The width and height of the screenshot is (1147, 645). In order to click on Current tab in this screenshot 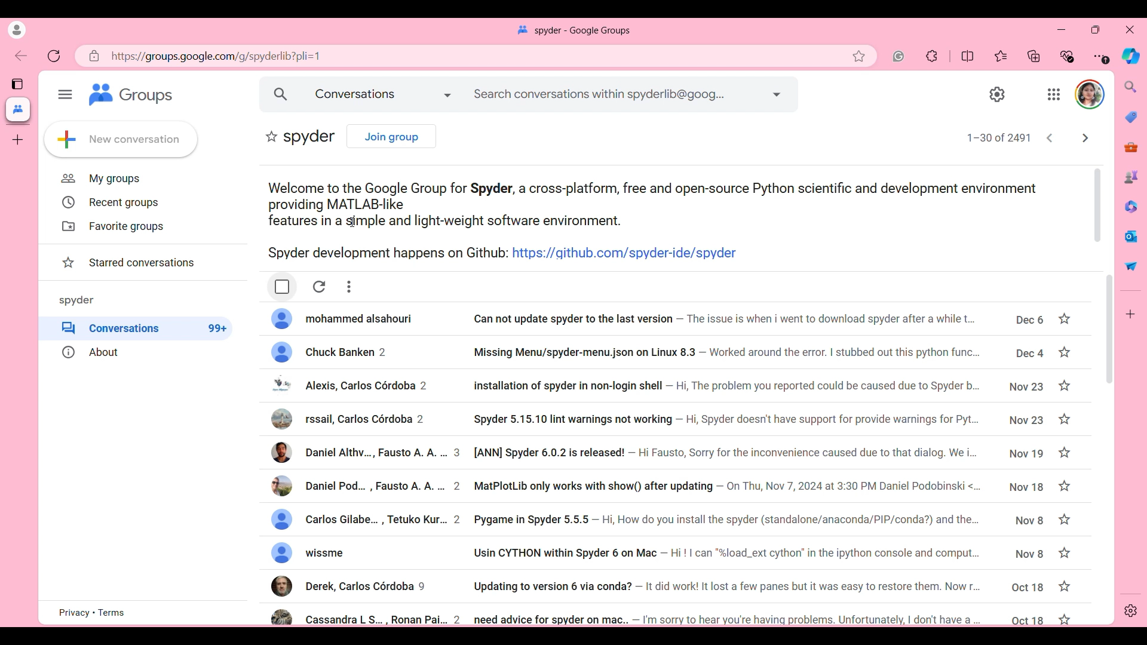, I will do `click(18, 109)`.